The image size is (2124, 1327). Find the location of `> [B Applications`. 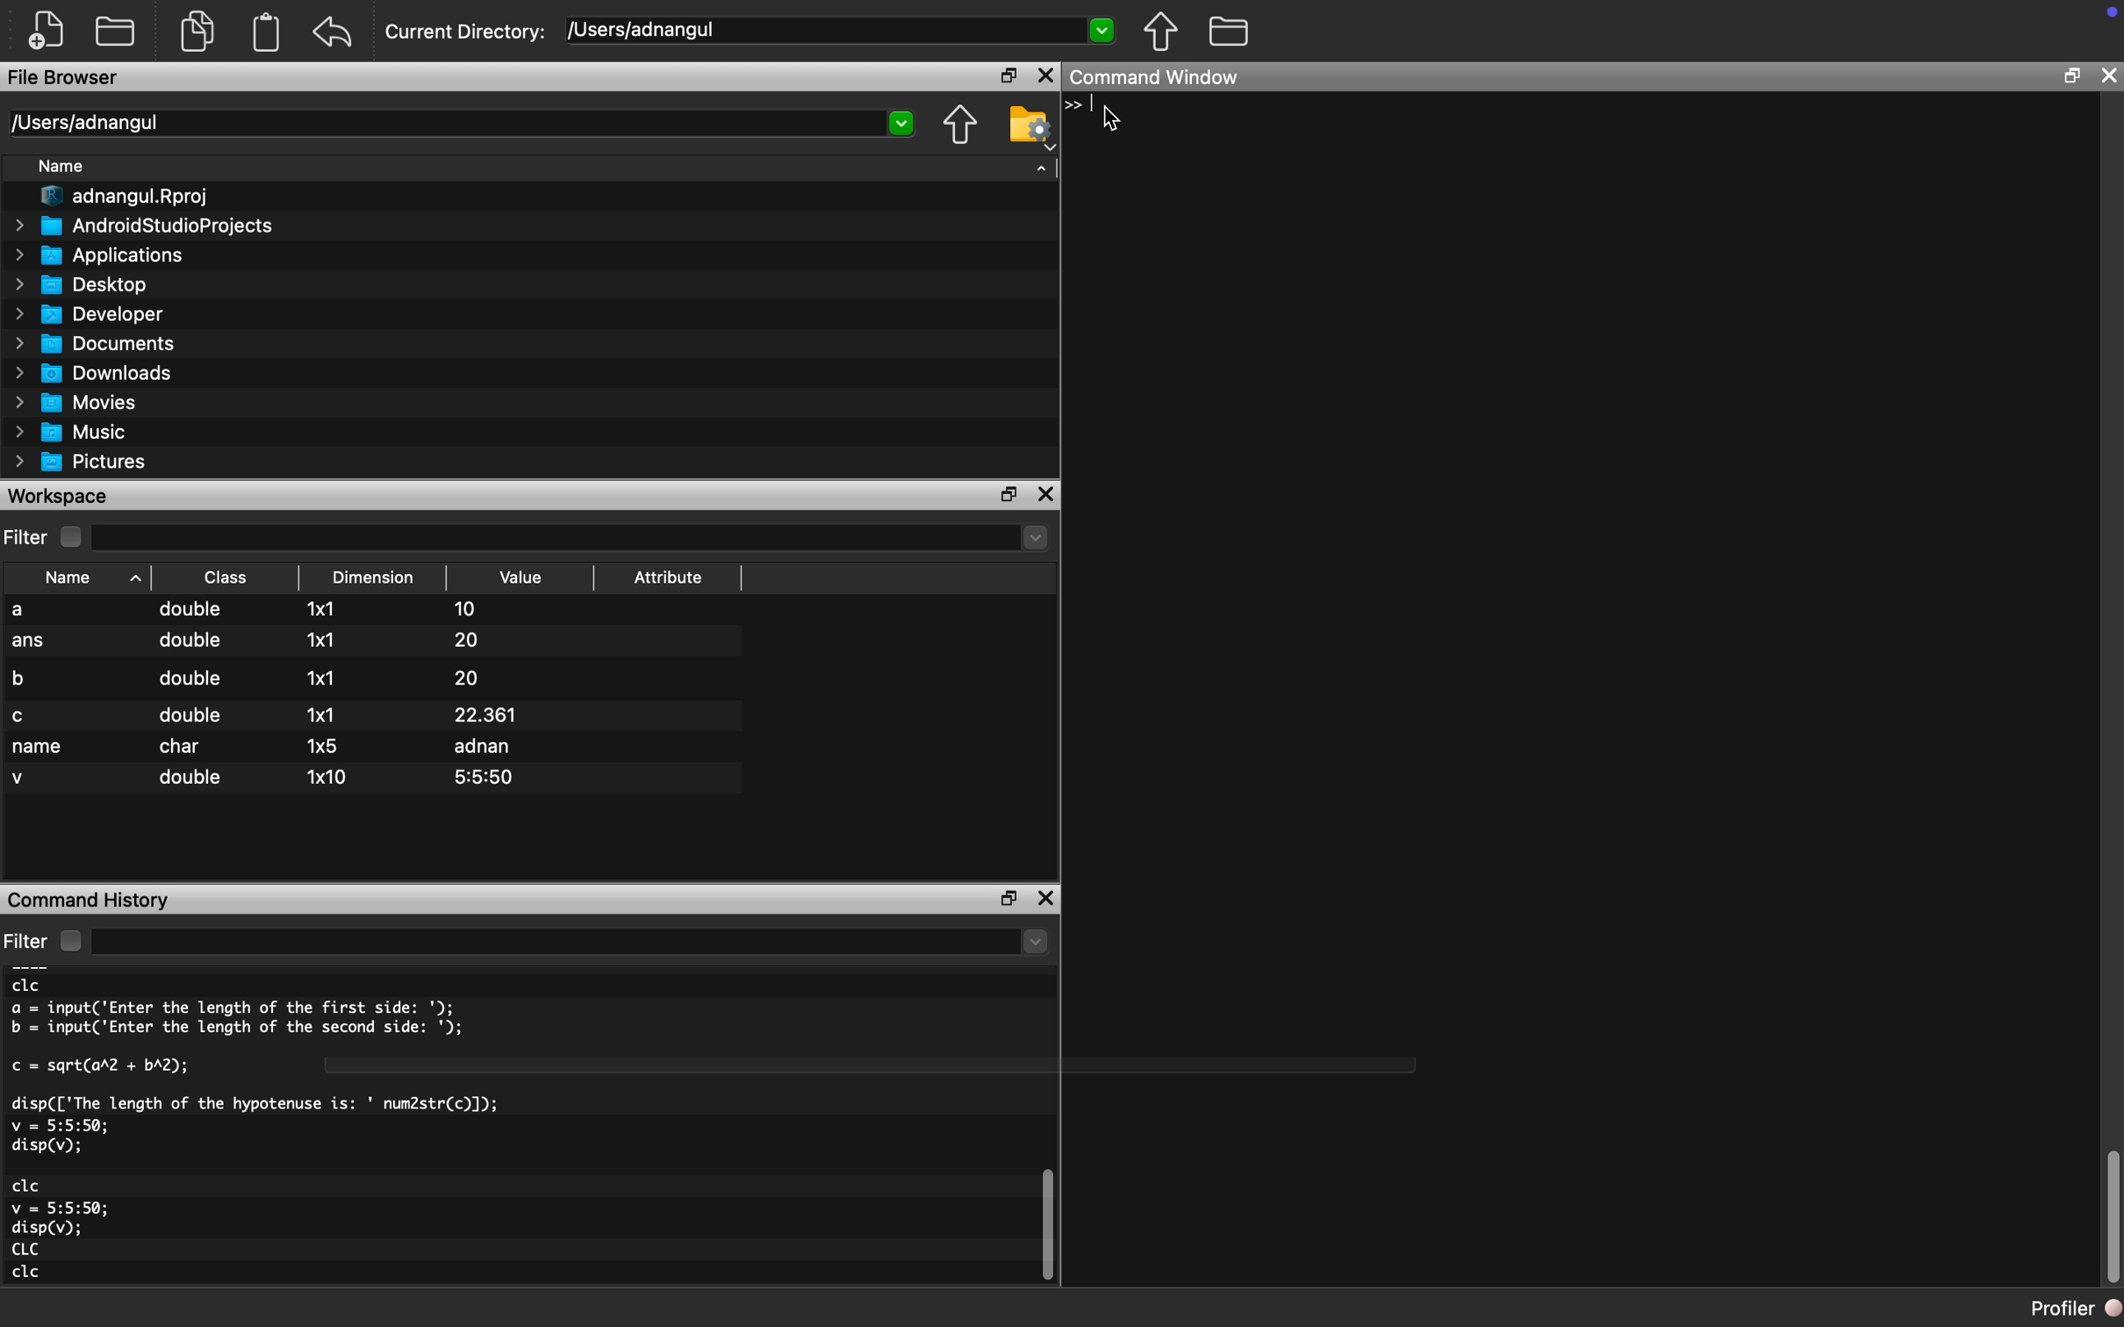

> [B Applications is located at coordinates (99, 255).